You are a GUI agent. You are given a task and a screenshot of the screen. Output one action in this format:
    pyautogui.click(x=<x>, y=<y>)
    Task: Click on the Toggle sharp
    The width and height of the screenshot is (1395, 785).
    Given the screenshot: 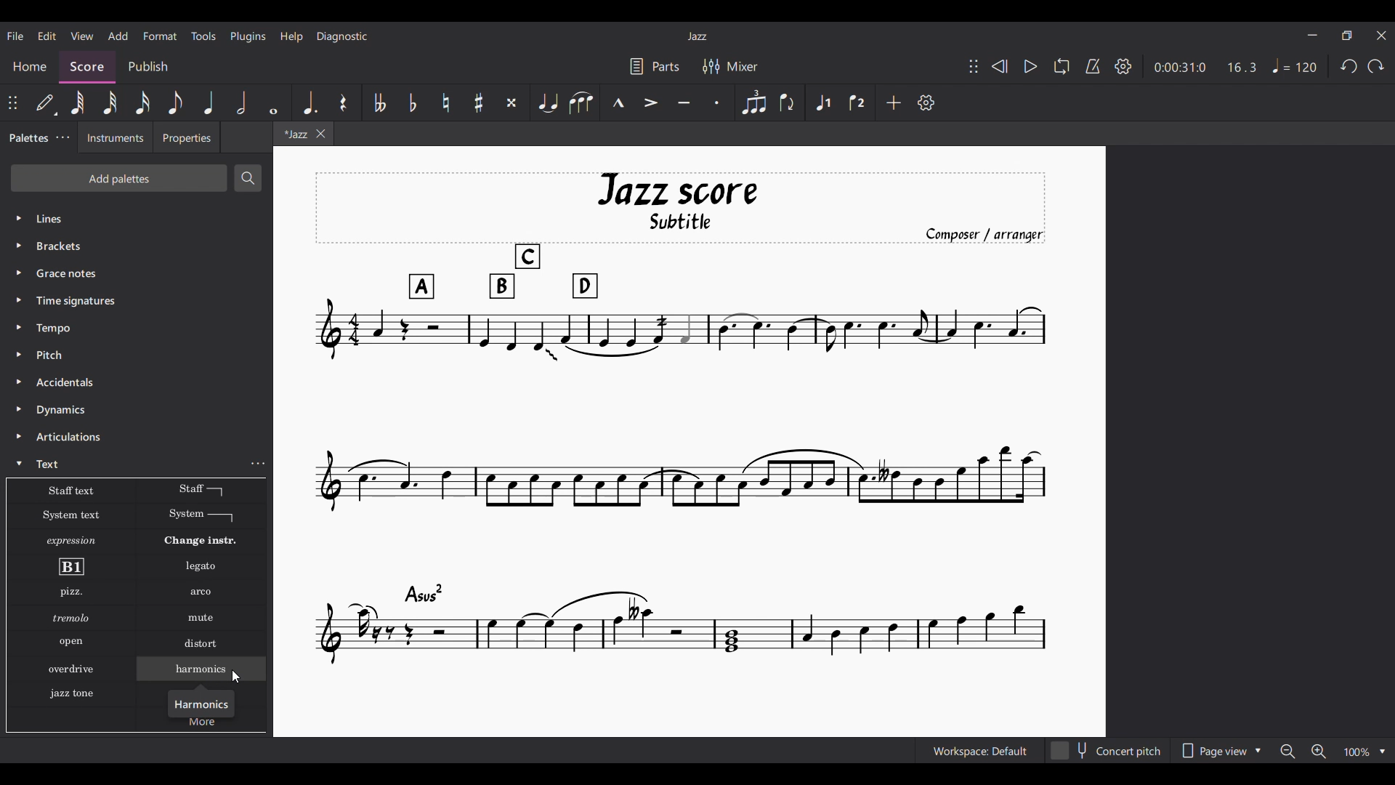 What is the action you would take?
    pyautogui.click(x=479, y=102)
    